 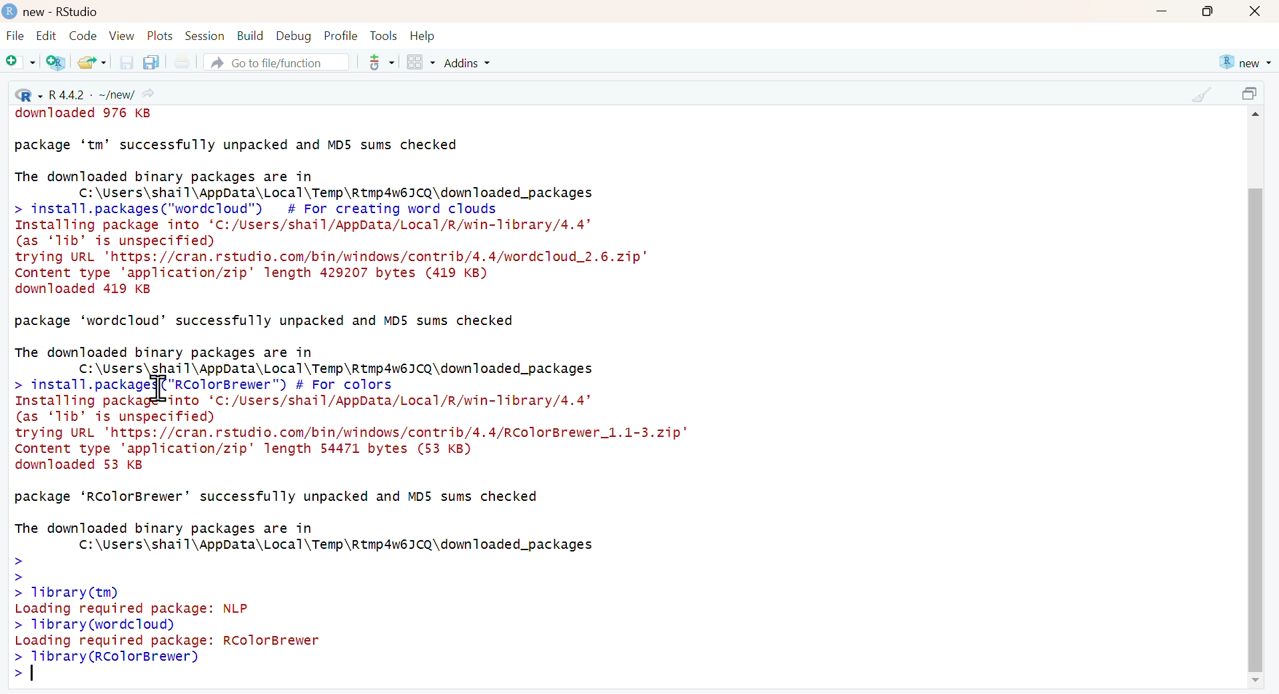 I want to click on new - RStudio, so click(x=64, y=12).